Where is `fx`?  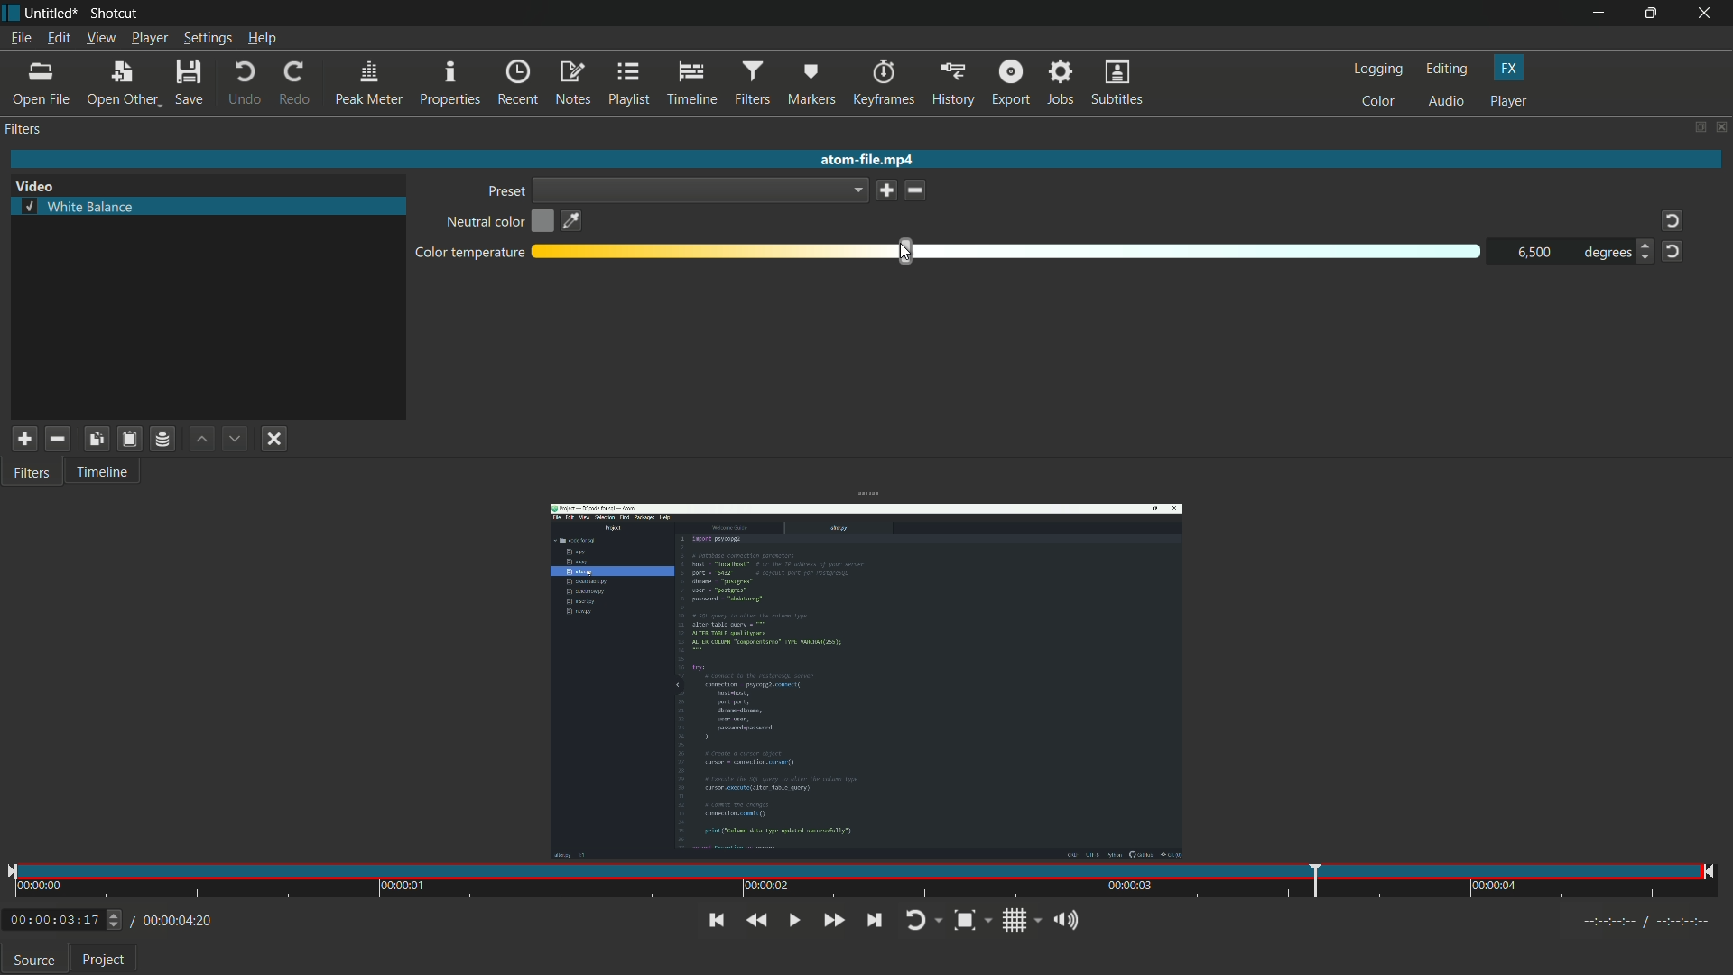
fx is located at coordinates (1508, 69).